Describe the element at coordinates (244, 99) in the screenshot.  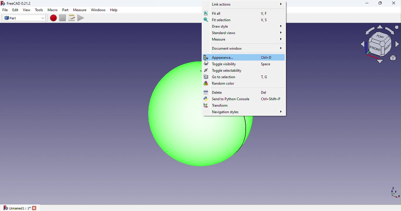
I see `Send to python console` at that location.